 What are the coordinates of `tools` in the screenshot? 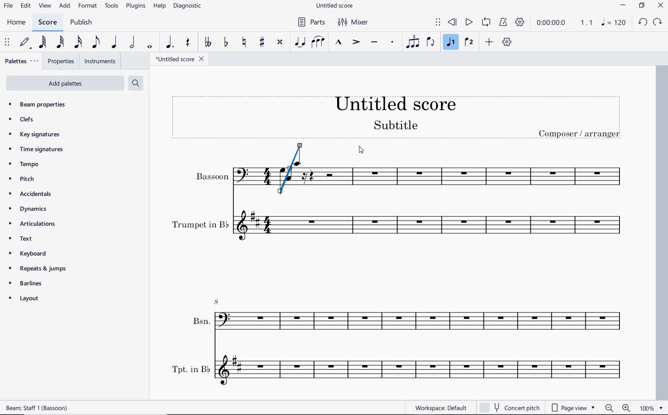 It's located at (111, 6).